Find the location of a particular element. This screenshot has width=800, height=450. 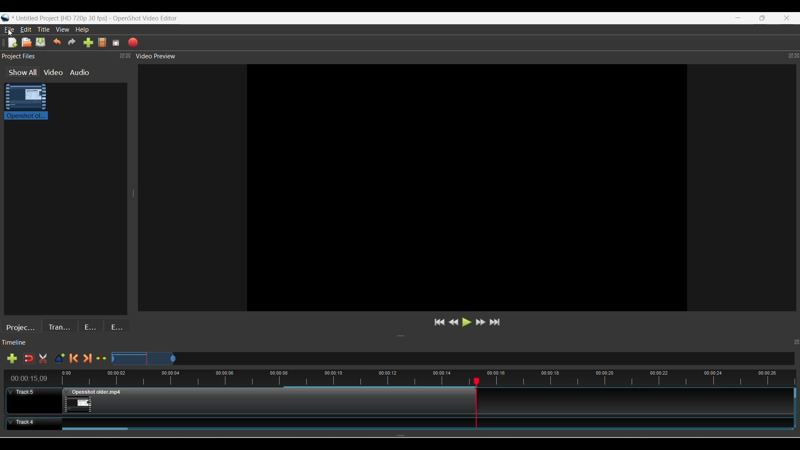

Fastforward is located at coordinates (481, 322).